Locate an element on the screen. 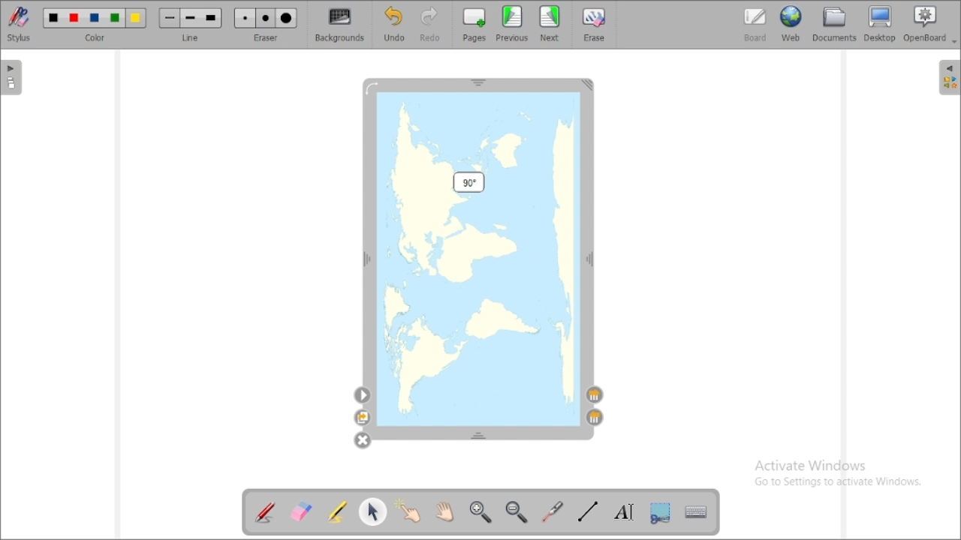  line is located at coordinates (191, 25).